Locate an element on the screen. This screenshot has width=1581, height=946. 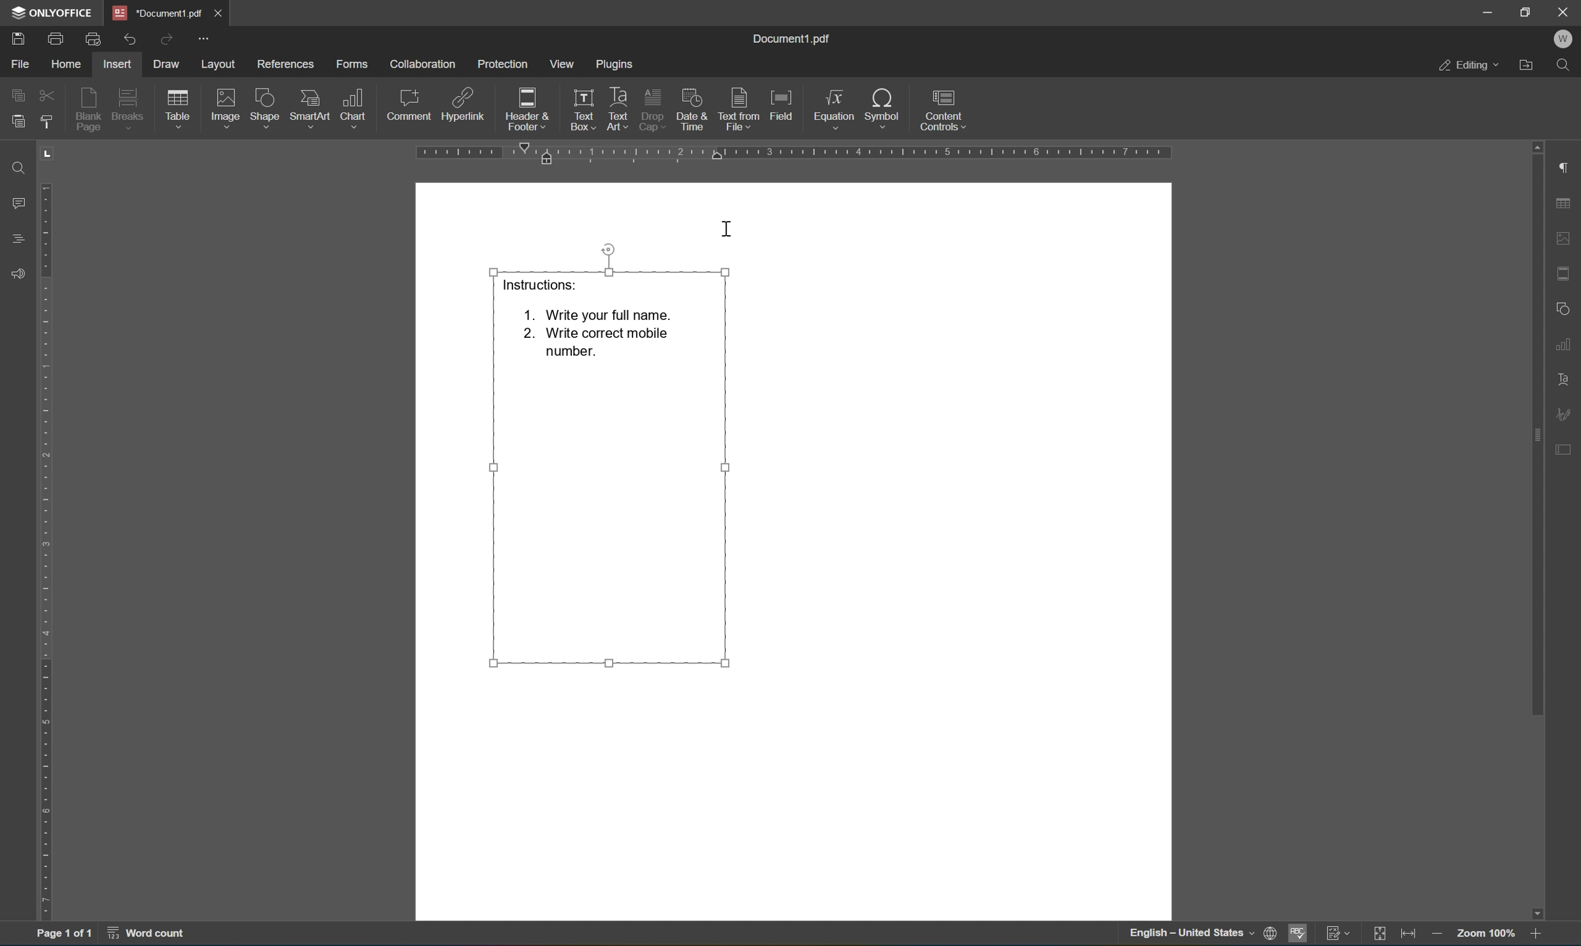
spell checking is located at coordinates (1300, 933).